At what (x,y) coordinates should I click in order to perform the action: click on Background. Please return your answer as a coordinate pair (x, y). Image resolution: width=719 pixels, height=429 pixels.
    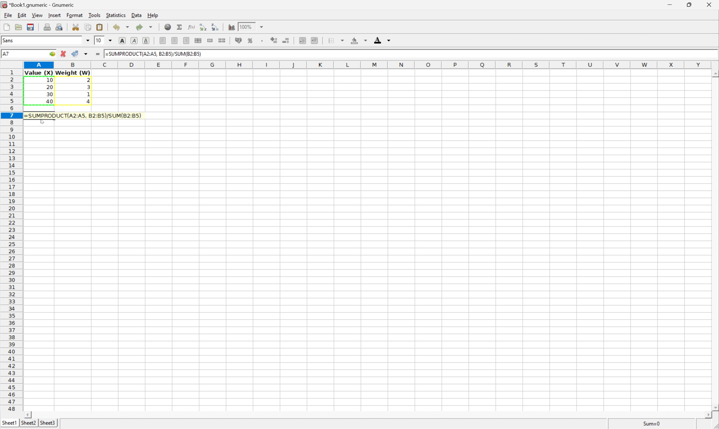
    Looking at the image, I should click on (359, 40).